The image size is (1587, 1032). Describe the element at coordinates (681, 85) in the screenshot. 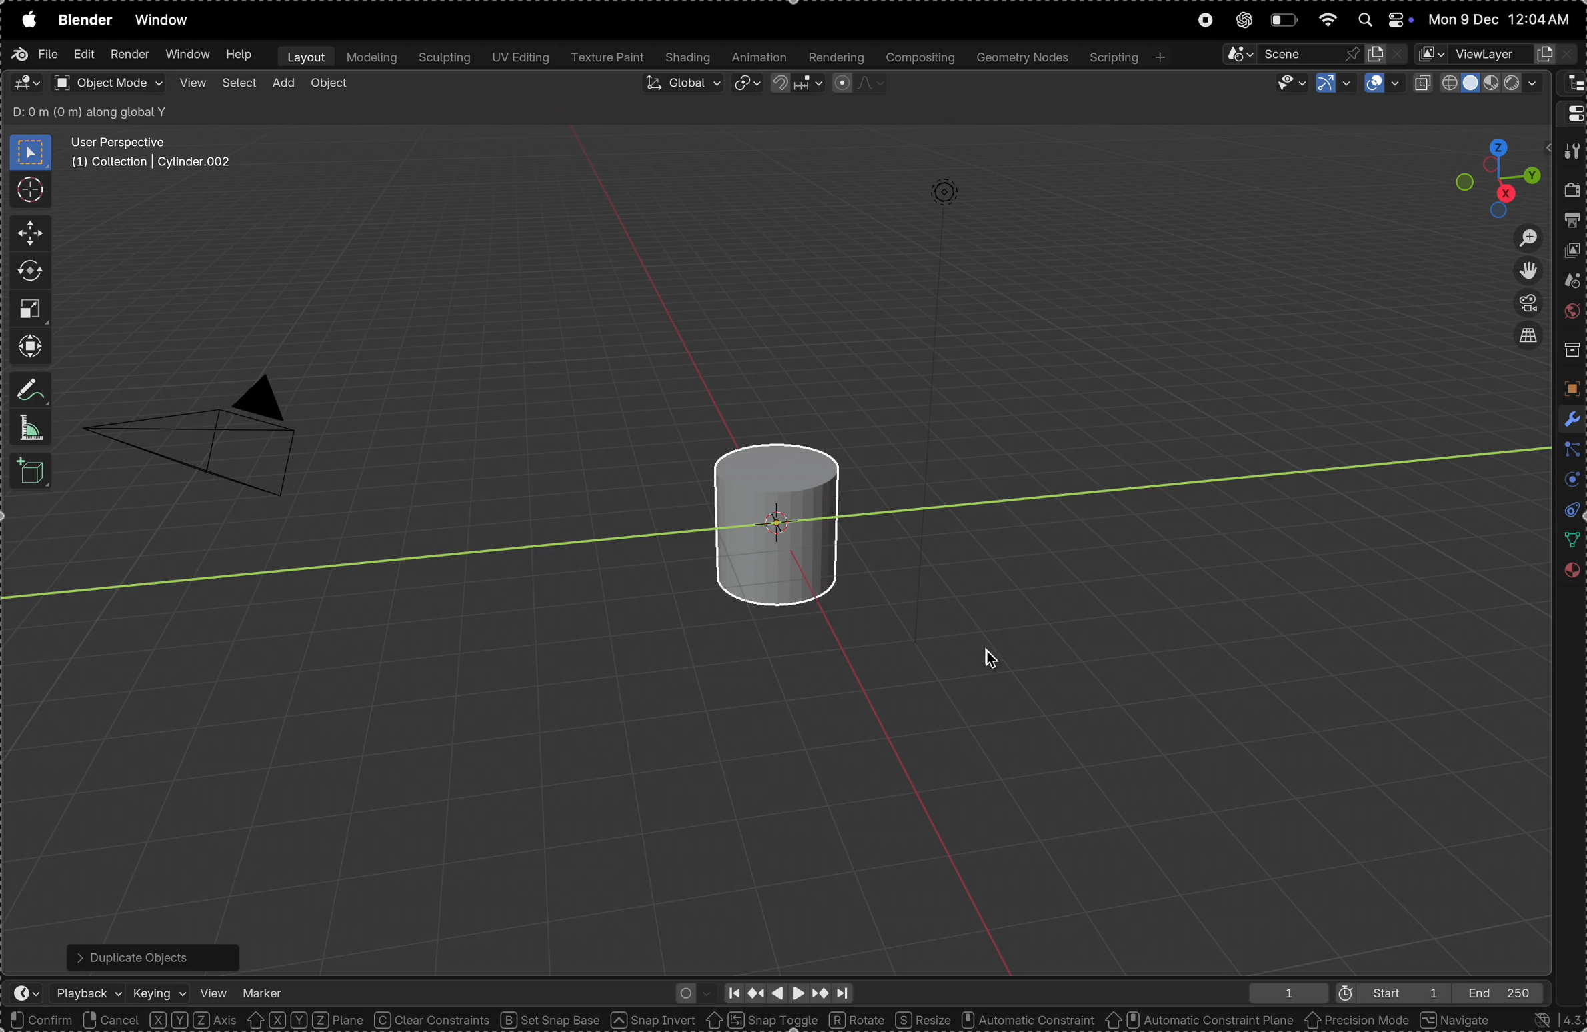

I see `Global` at that location.